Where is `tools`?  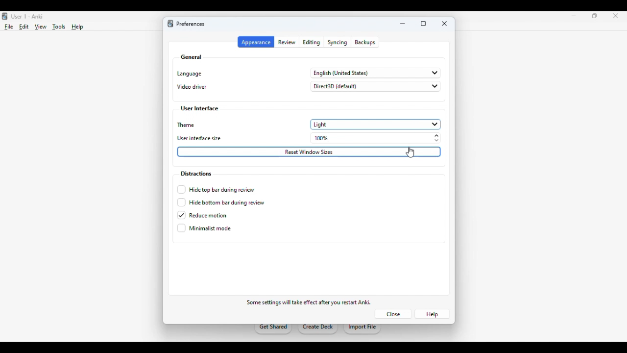
tools is located at coordinates (60, 27).